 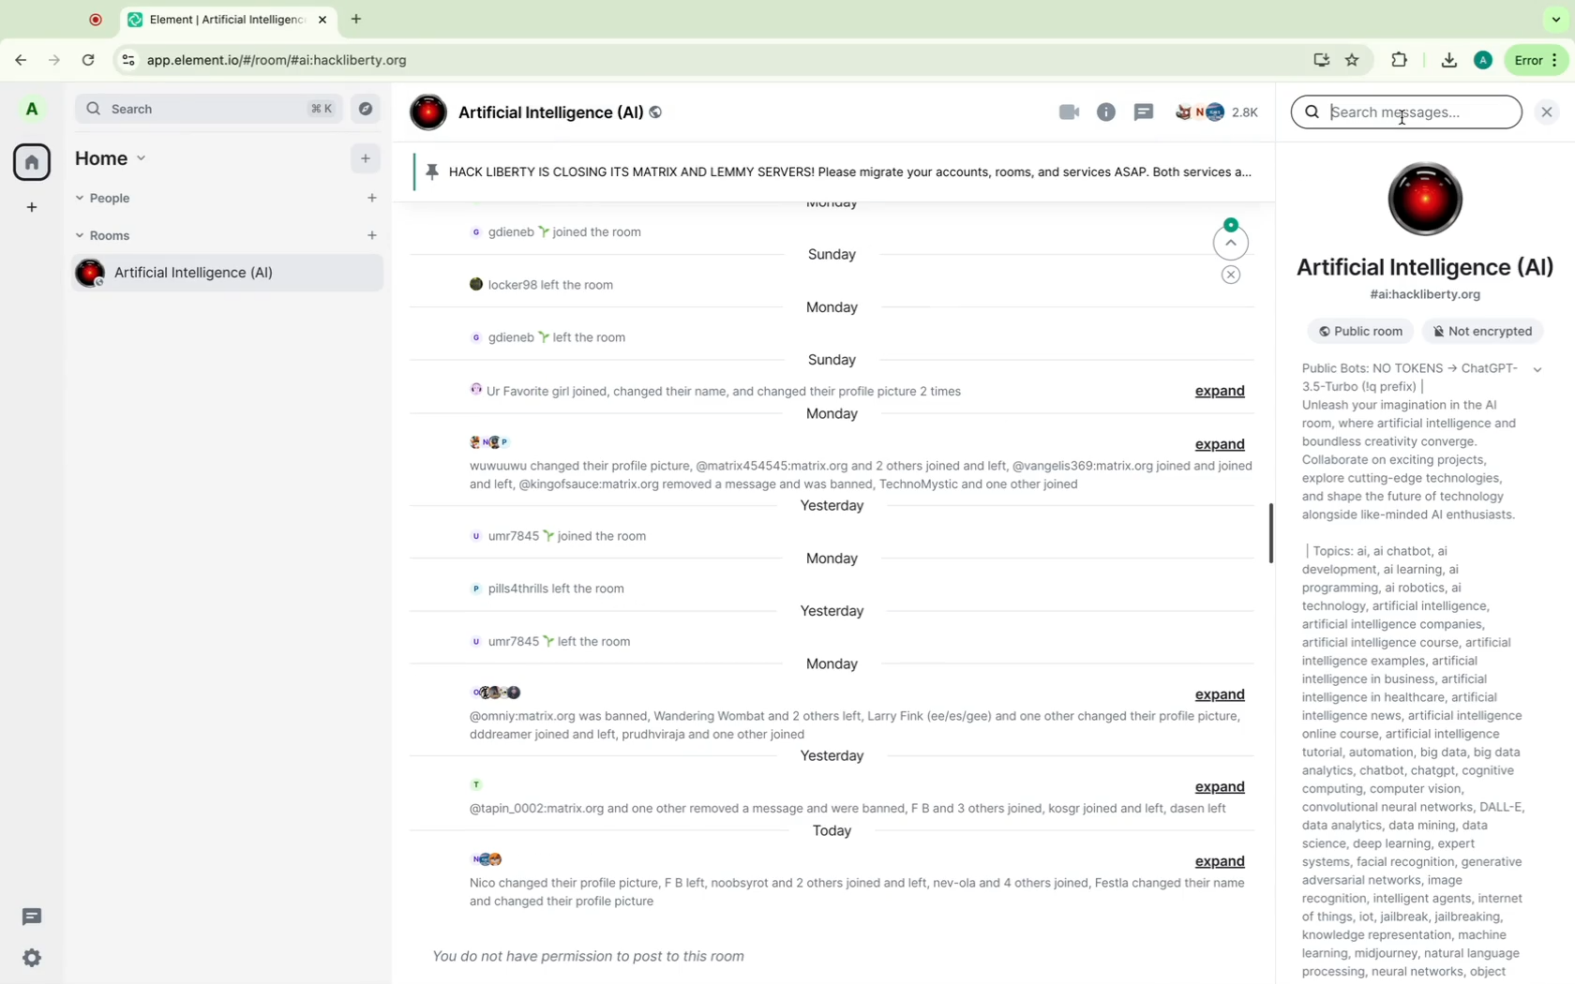 I want to click on day, so click(x=834, y=255).